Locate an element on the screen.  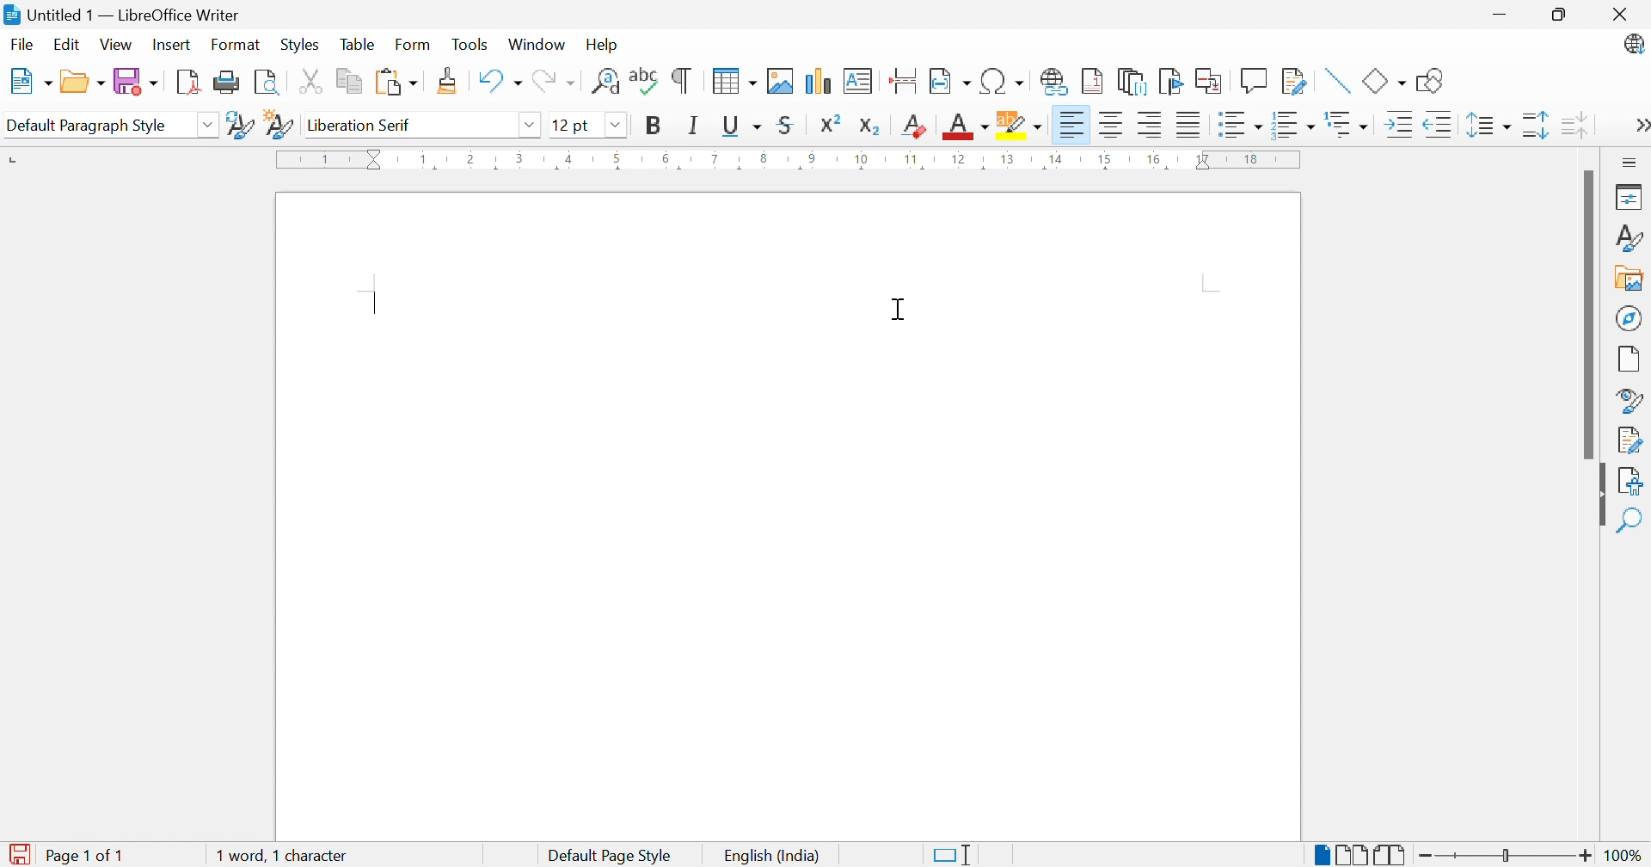
Insert Text Box is located at coordinates (859, 80).